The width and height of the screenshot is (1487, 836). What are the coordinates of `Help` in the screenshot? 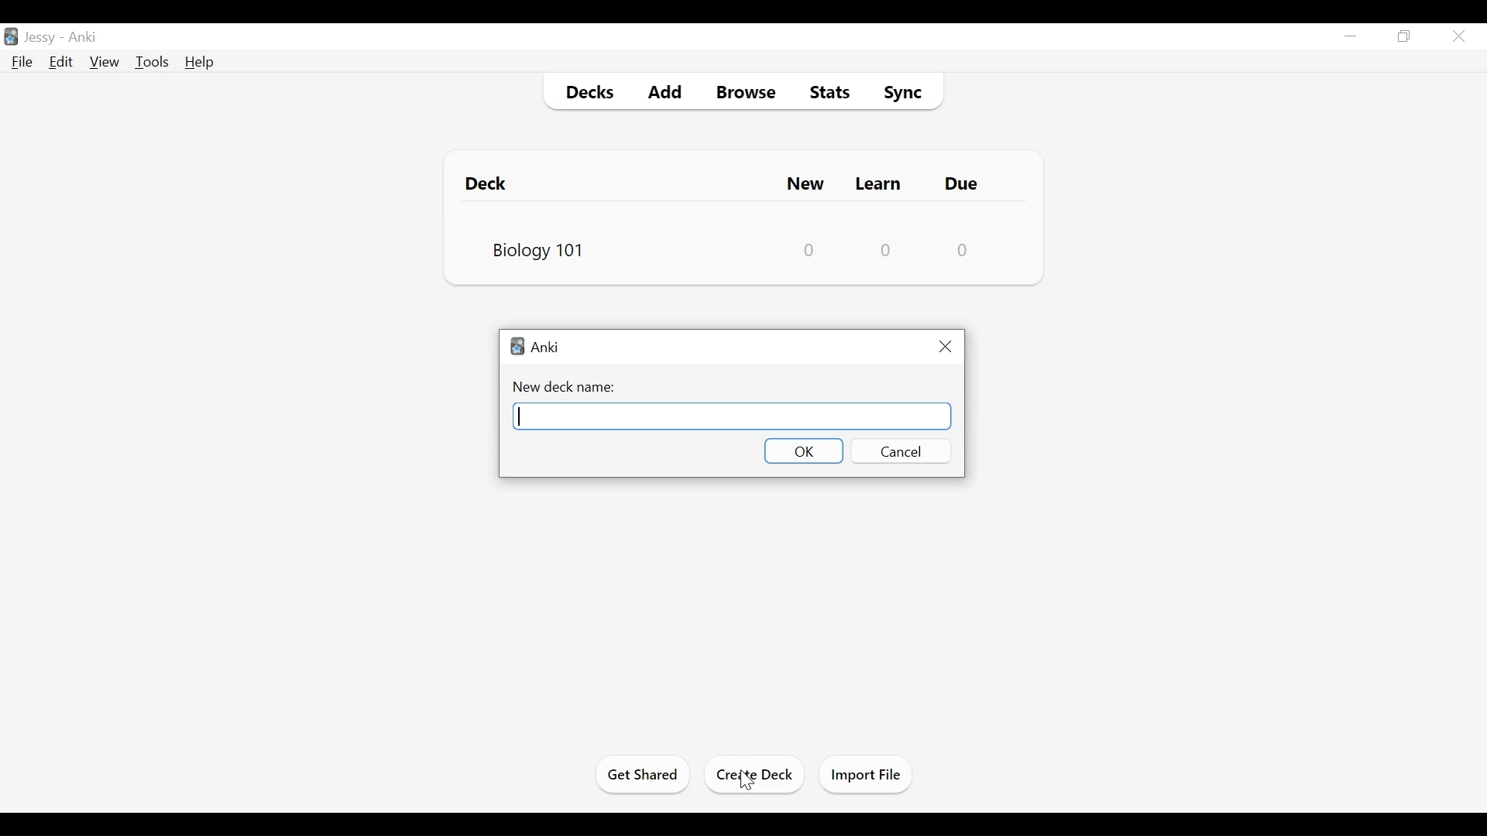 It's located at (201, 63).